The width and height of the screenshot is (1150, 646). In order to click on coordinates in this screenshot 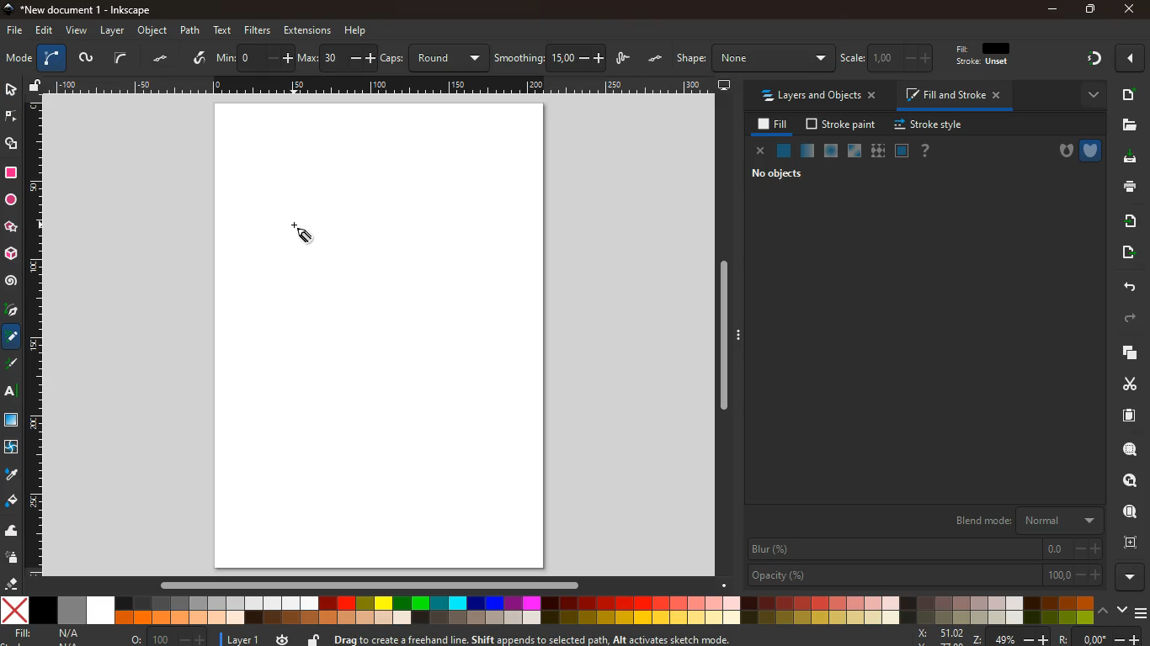, I will do `click(490, 58)`.